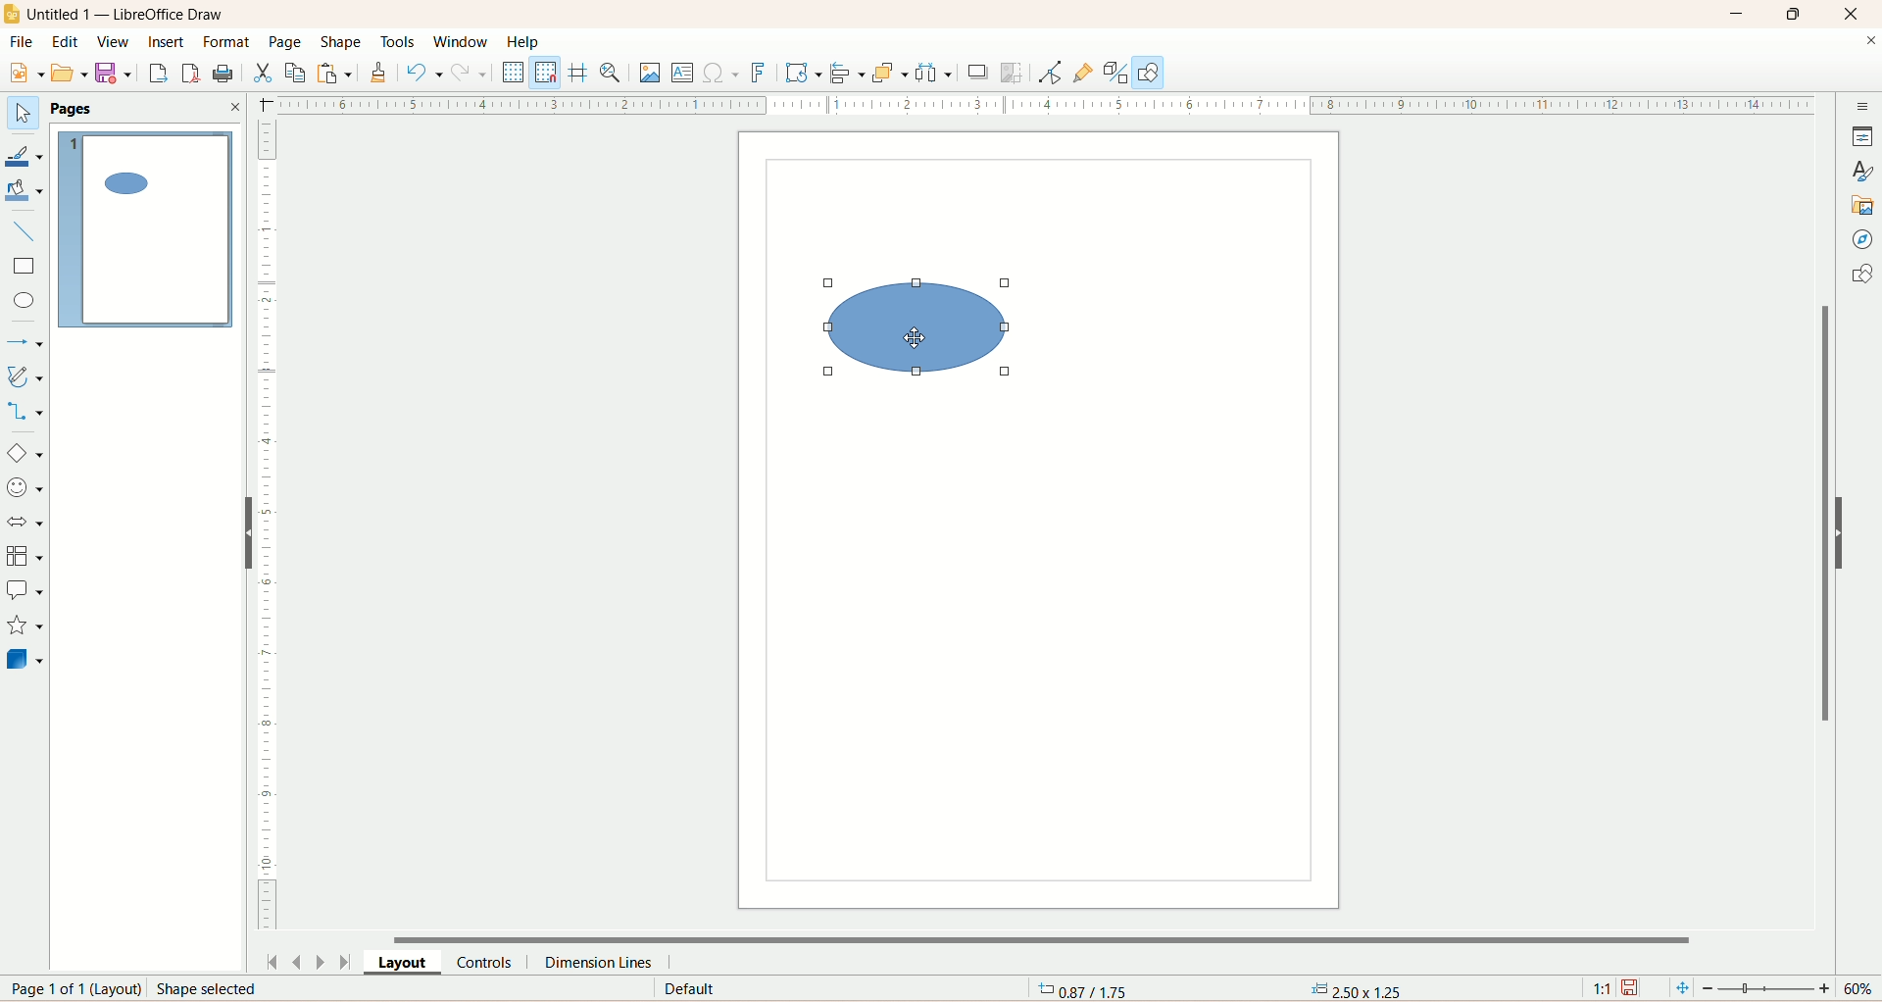  What do you see at coordinates (266, 73) in the screenshot?
I see `cut` at bounding box center [266, 73].